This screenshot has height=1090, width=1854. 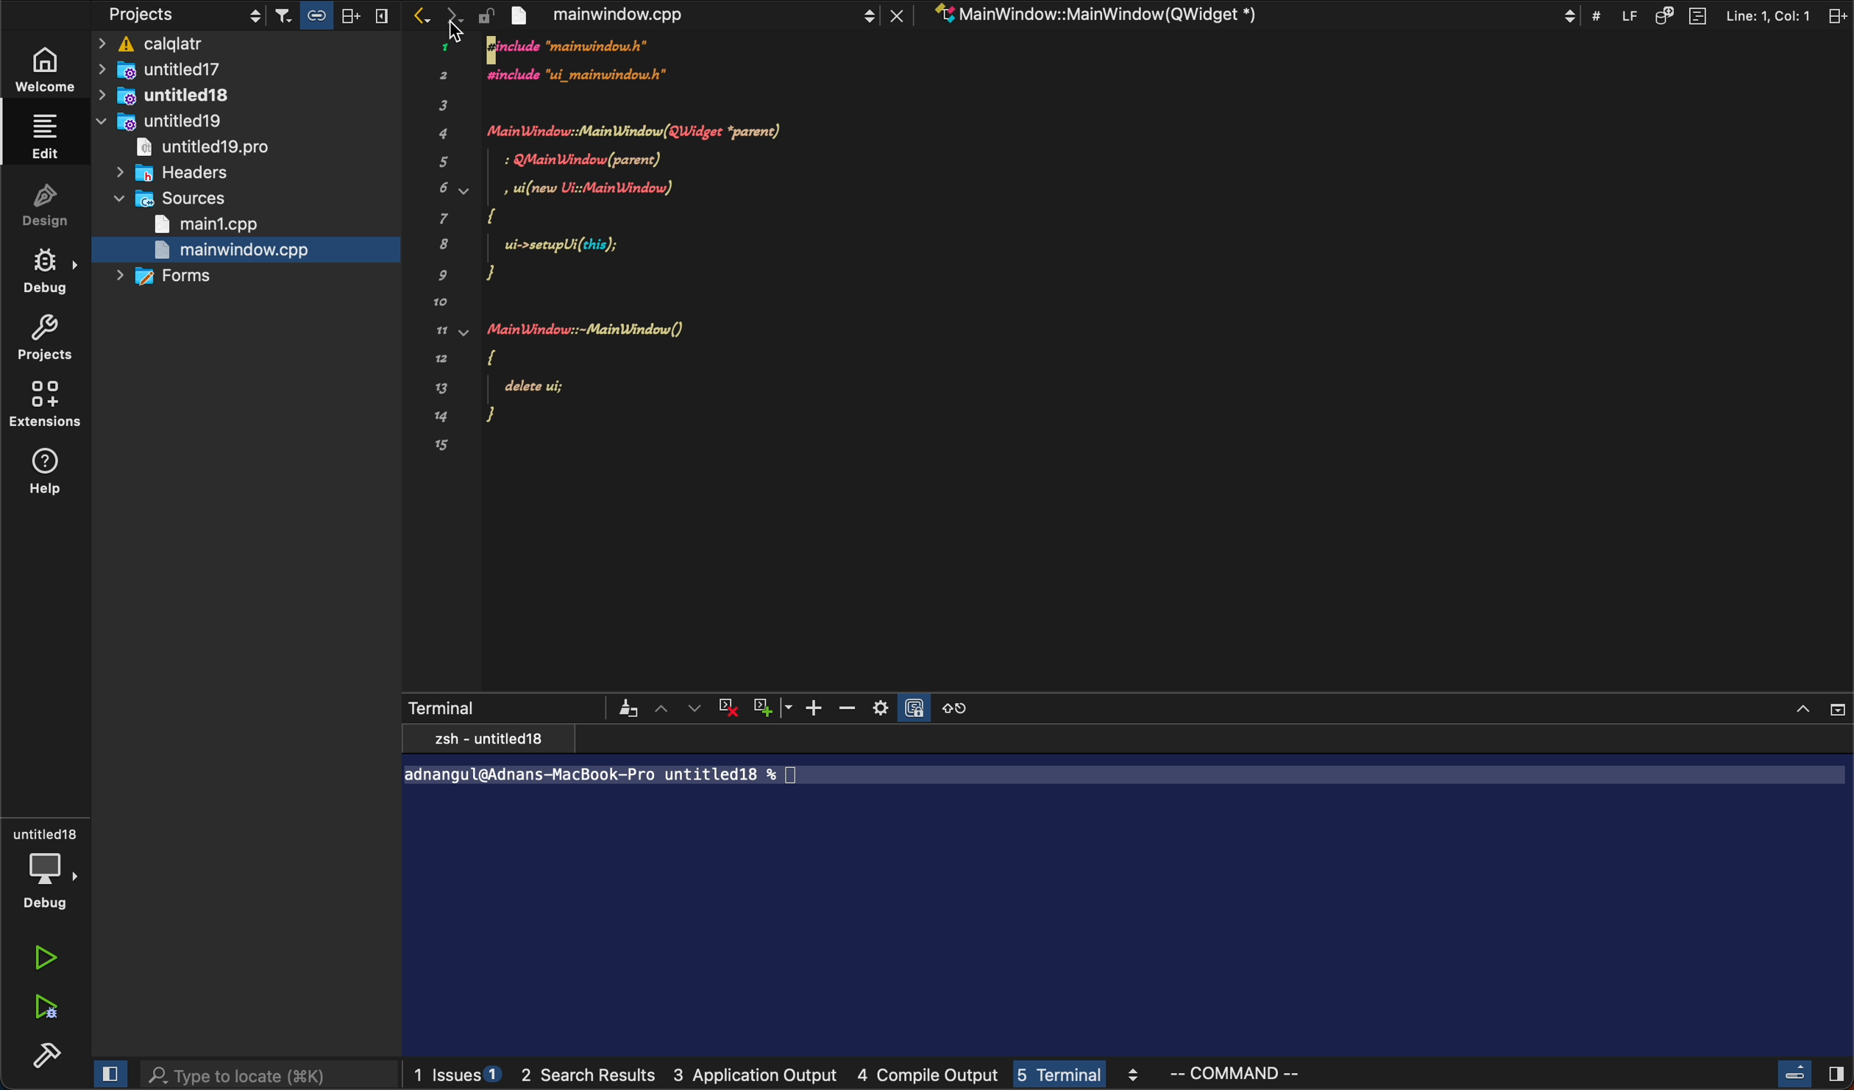 I want to click on Setting, so click(x=881, y=709).